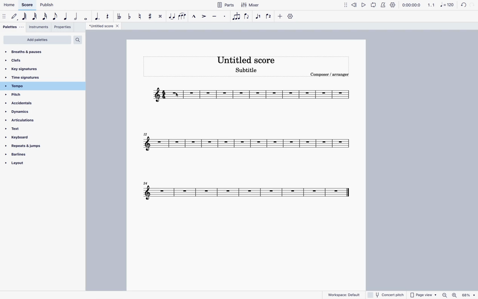  I want to click on parts, so click(223, 6).